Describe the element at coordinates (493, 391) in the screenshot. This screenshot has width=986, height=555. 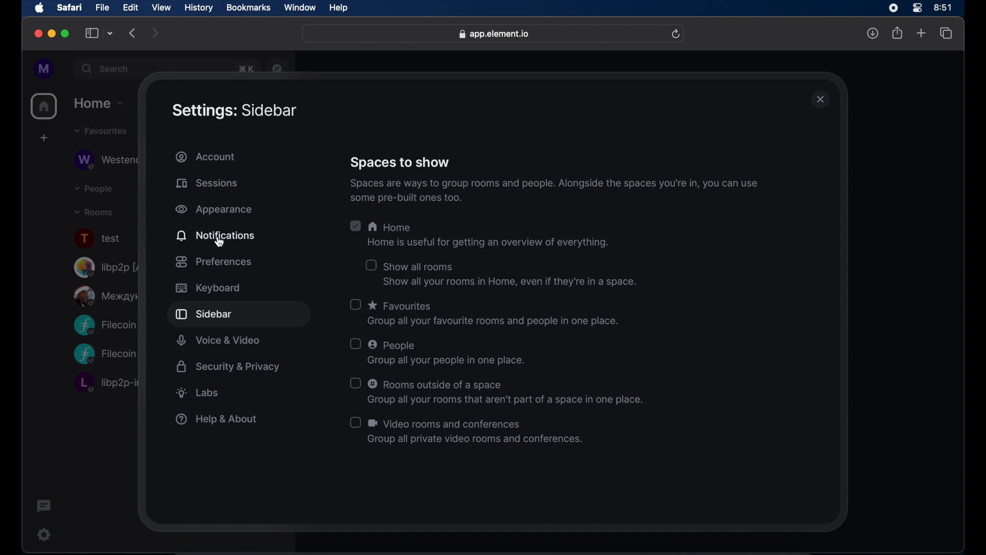
I see `O © Rooms outside of a space
Group all your rooms that aren't part of a space in one place.` at that location.